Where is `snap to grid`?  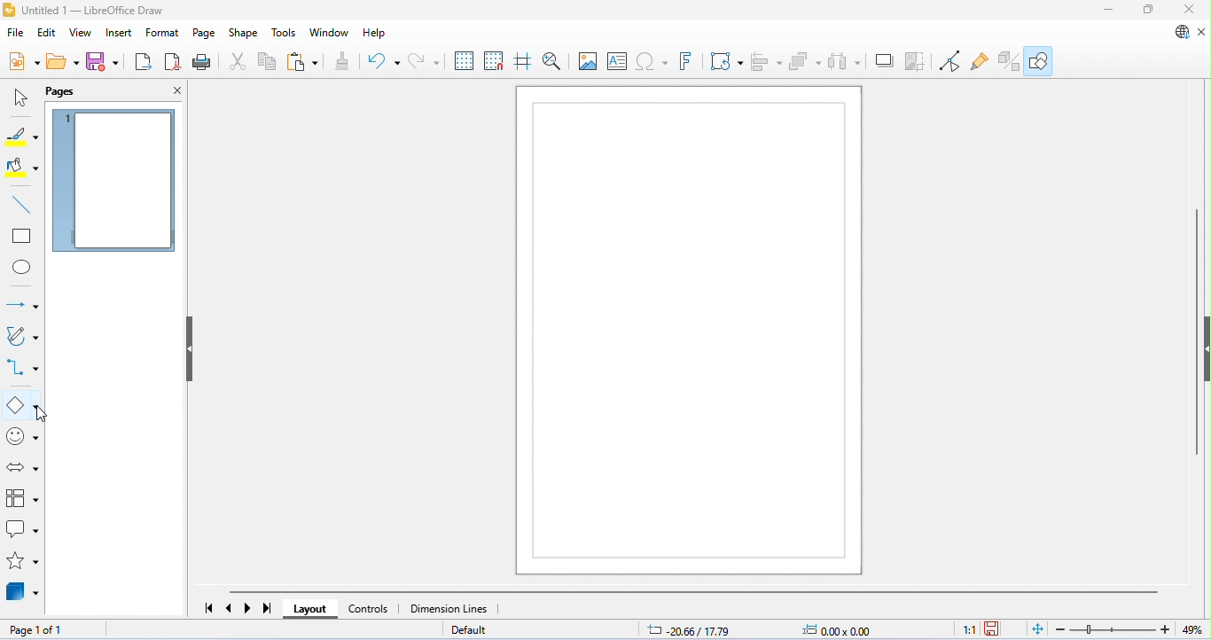
snap to grid is located at coordinates (494, 61).